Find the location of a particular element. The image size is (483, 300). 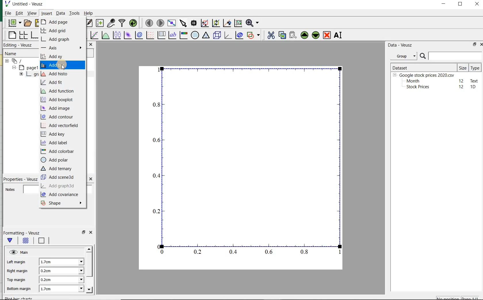

open a document is located at coordinates (28, 23).